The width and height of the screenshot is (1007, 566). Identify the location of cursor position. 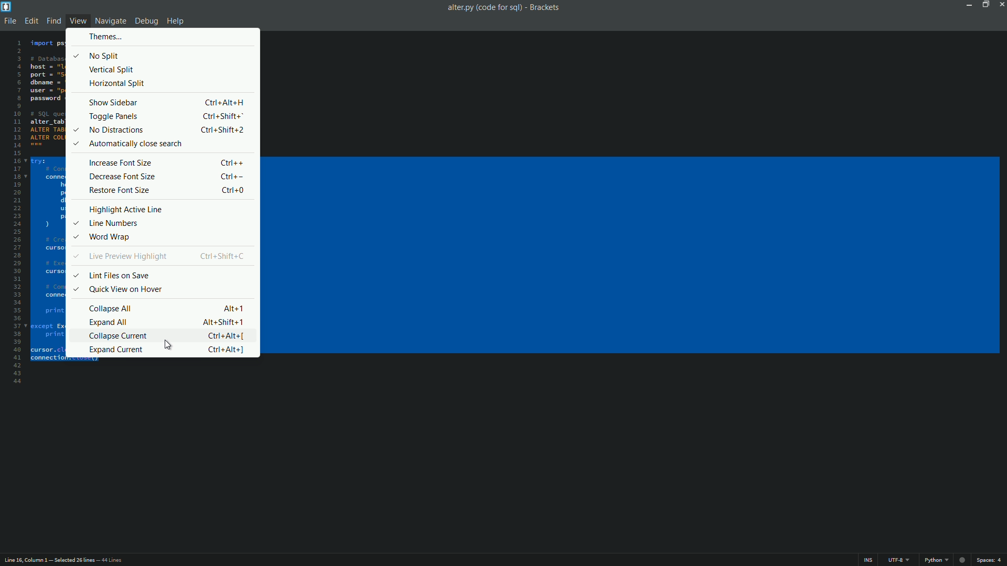
(27, 559).